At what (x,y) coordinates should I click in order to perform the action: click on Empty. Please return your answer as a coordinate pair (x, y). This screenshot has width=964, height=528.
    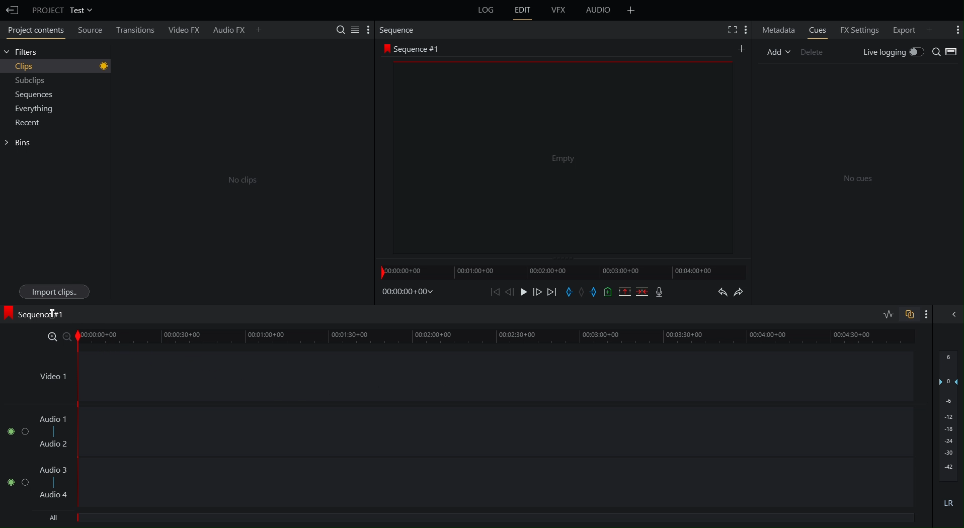
    Looking at the image, I should click on (561, 158).